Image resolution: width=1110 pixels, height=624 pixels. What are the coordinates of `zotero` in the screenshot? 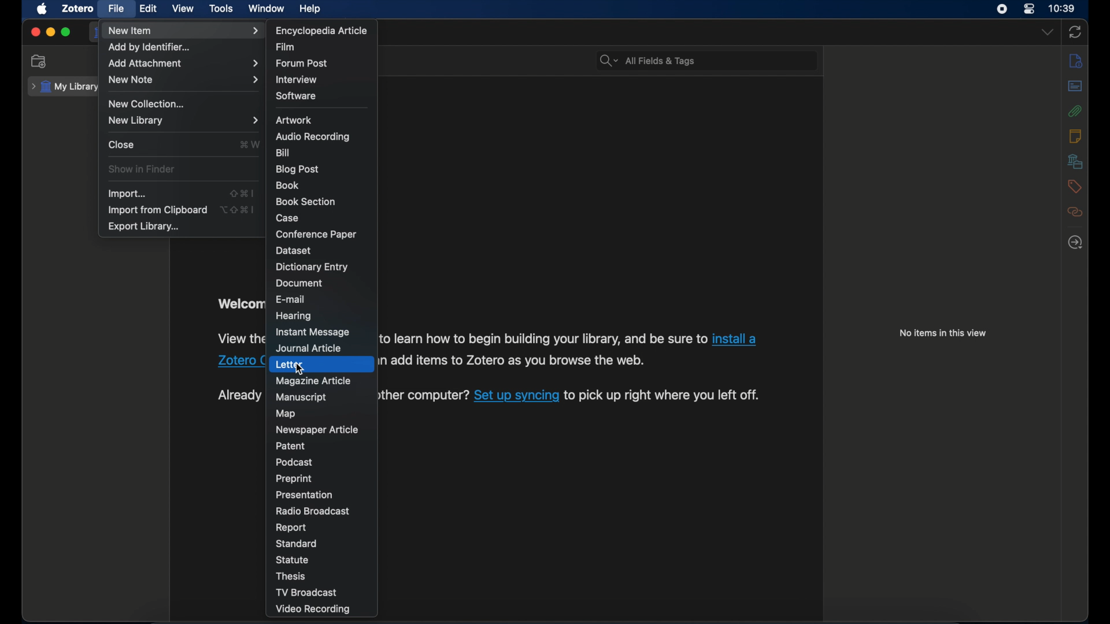 It's located at (79, 8).